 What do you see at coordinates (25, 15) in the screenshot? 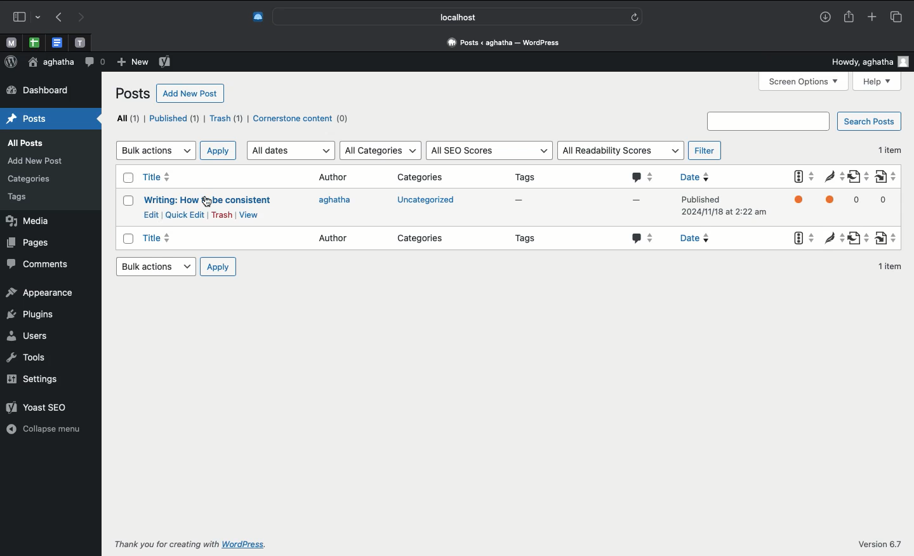
I see `Sidebar` at bounding box center [25, 15].